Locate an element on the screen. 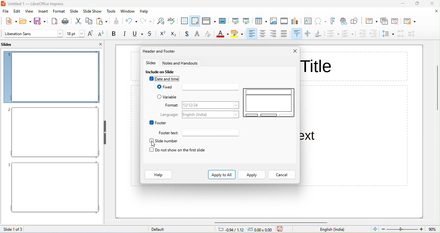 This screenshot has height=233, width=440. tools is located at coordinates (111, 11).